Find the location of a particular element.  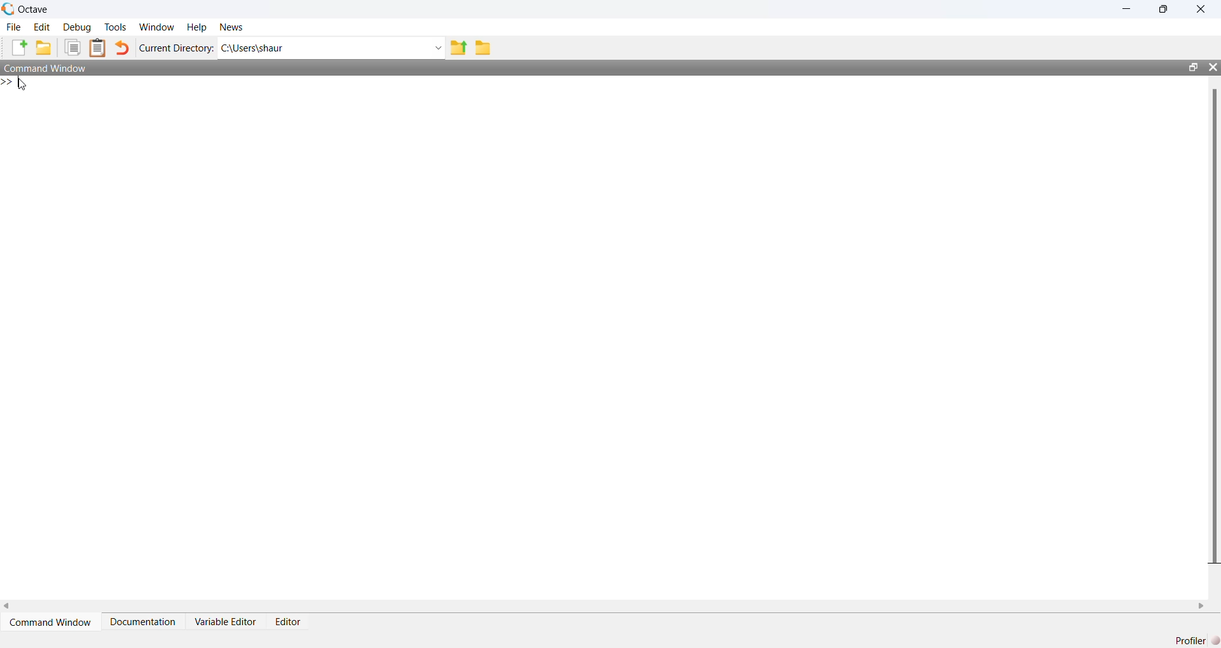

scroll left is located at coordinates (8, 606).